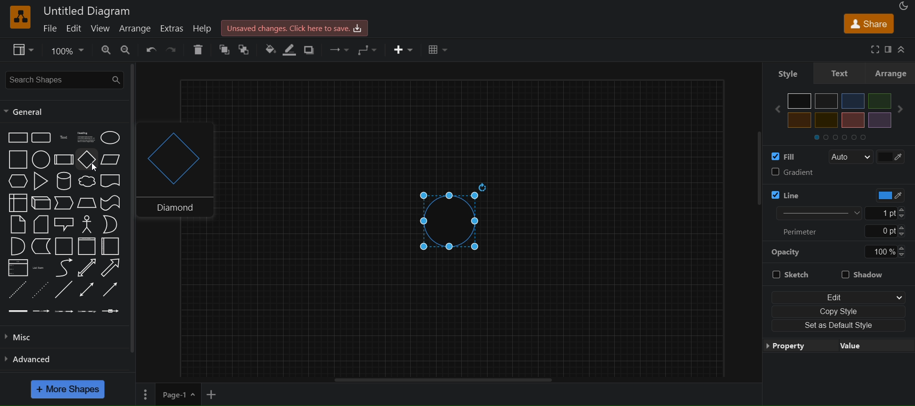 This screenshot has width=915, height=406. What do you see at coordinates (198, 50) in the screenshot?
I see `delete` at bounding box center [198, 50].